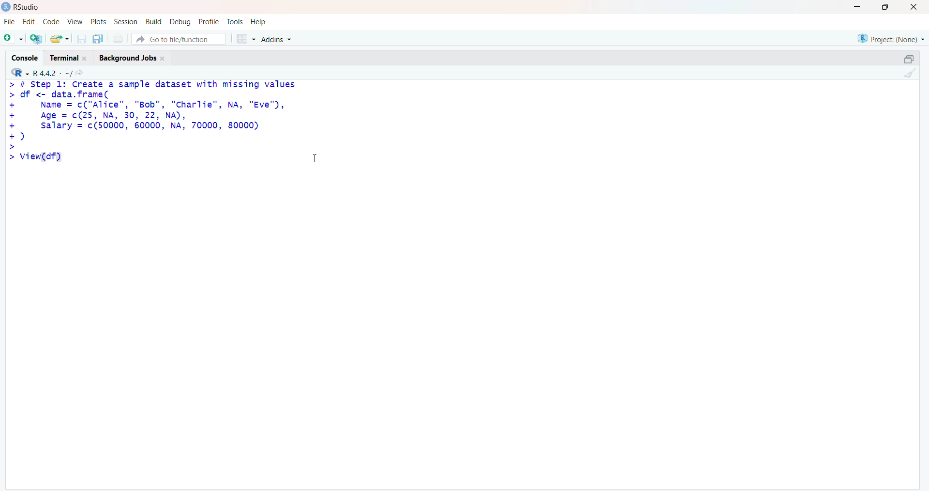  What do you see at coordinates (181, 21) in the screenshot?
I see `Debug` at bounding box center [181, 21].